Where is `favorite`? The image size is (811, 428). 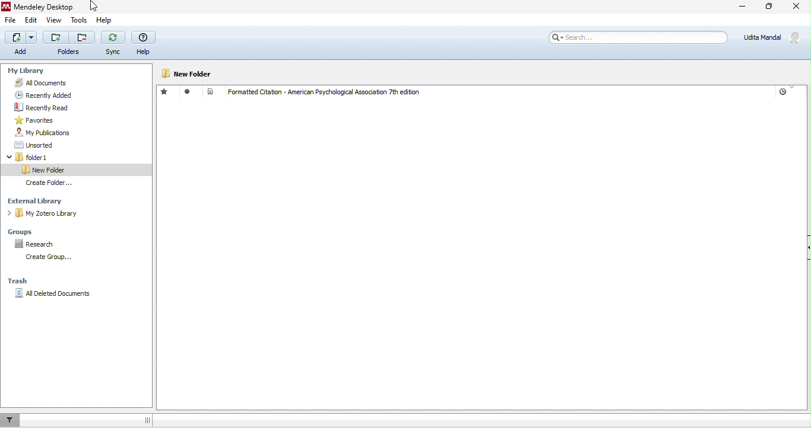 favorite is located at coordinates (166, 92).